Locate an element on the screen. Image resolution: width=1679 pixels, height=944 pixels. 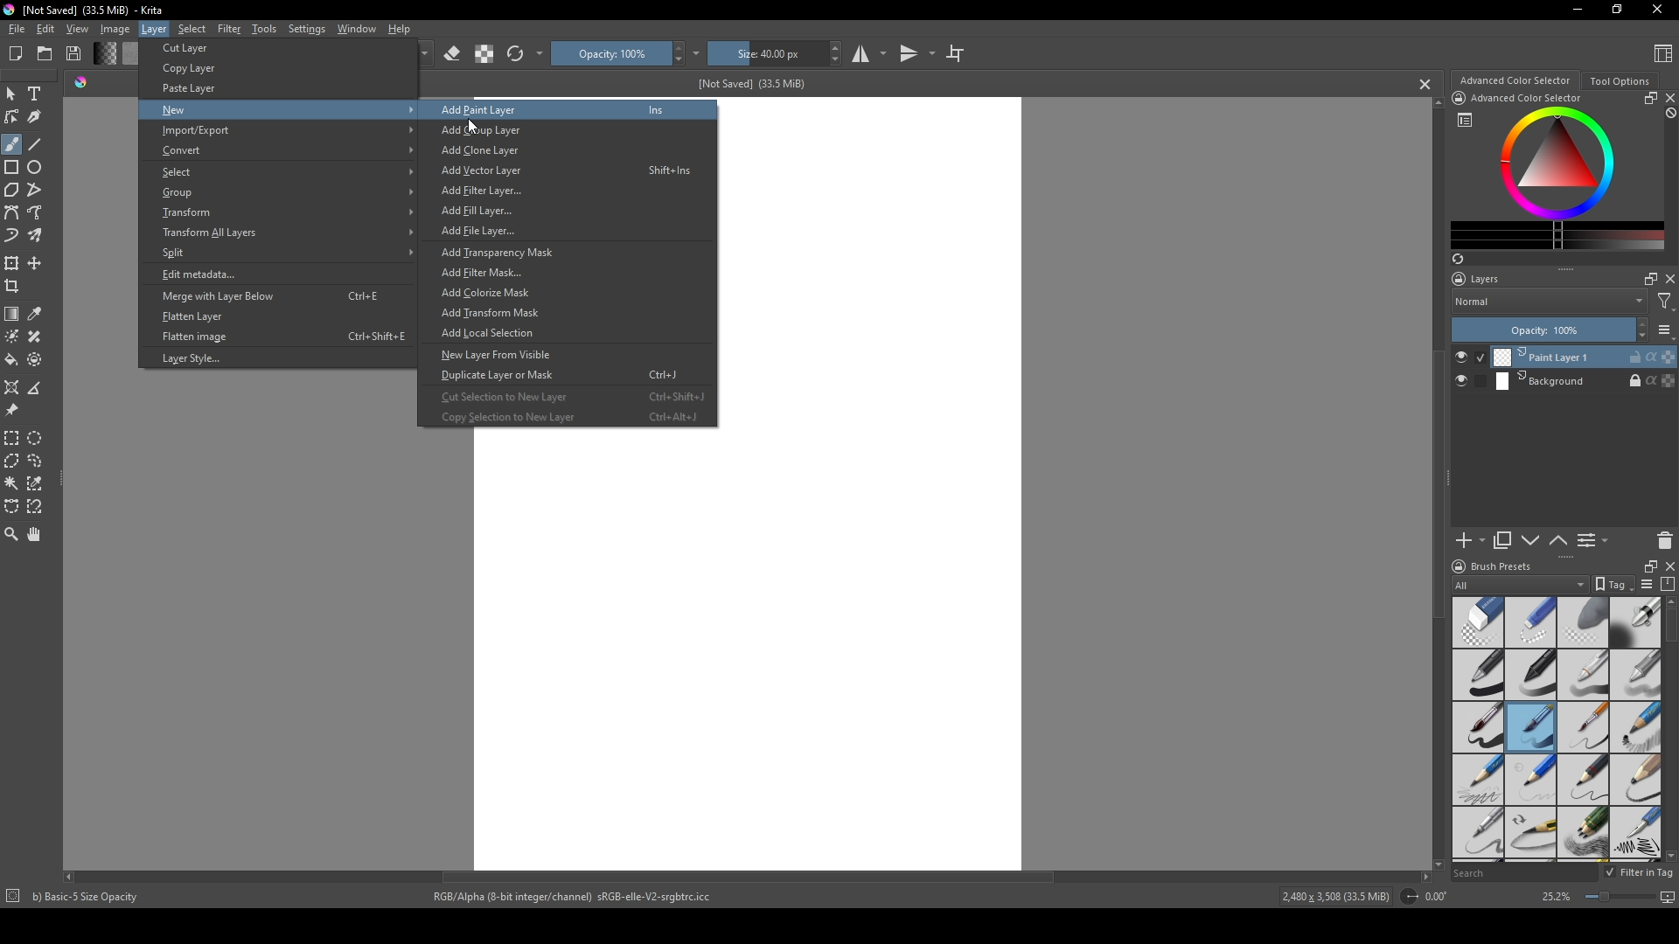
Layer is located at coordinates (154, 29).